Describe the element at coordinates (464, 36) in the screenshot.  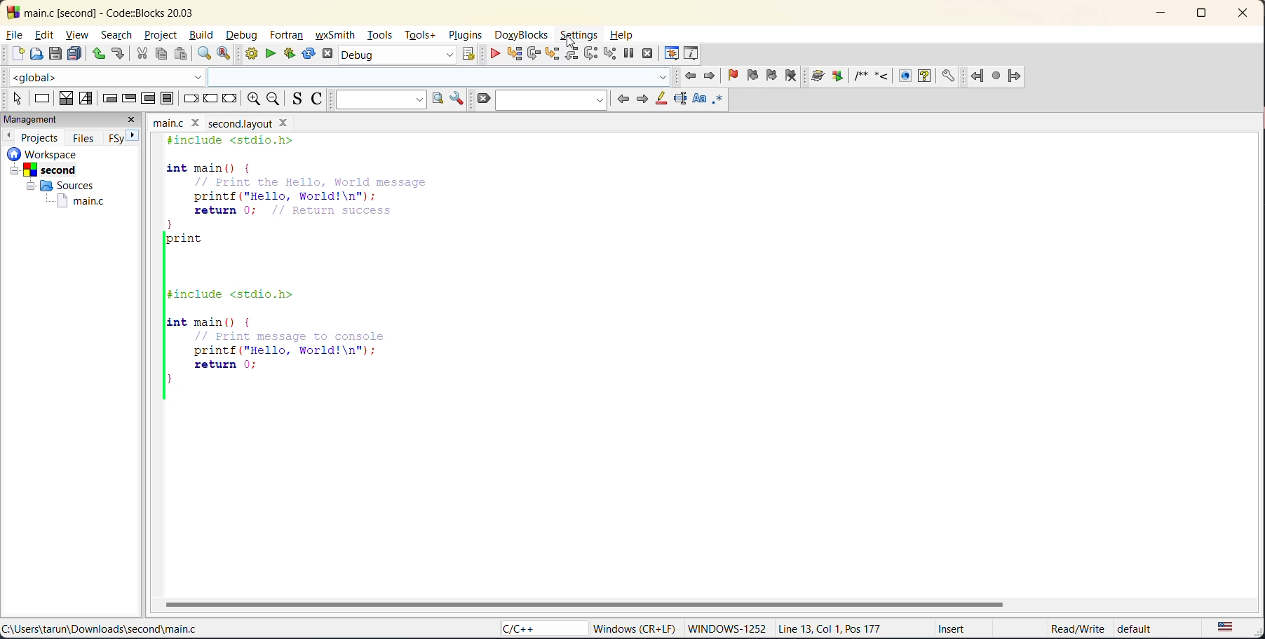
I see `plugins` at that location.